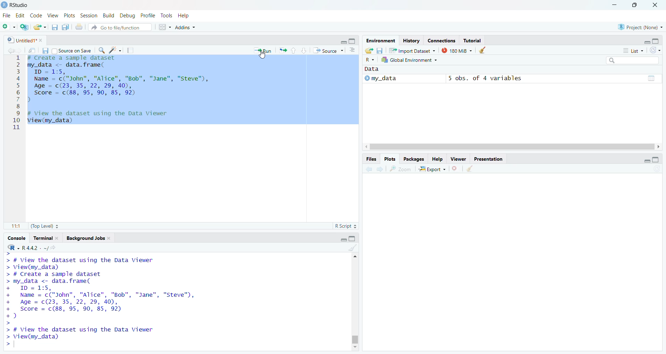 Image resolution: width=666 pixels, height=354 pixels. I want to click on Maximize, so click(657, 160).